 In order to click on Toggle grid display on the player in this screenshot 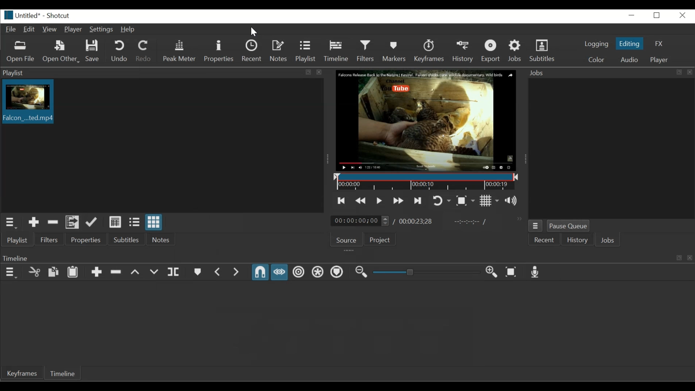, I will do `click(490, 201)`.